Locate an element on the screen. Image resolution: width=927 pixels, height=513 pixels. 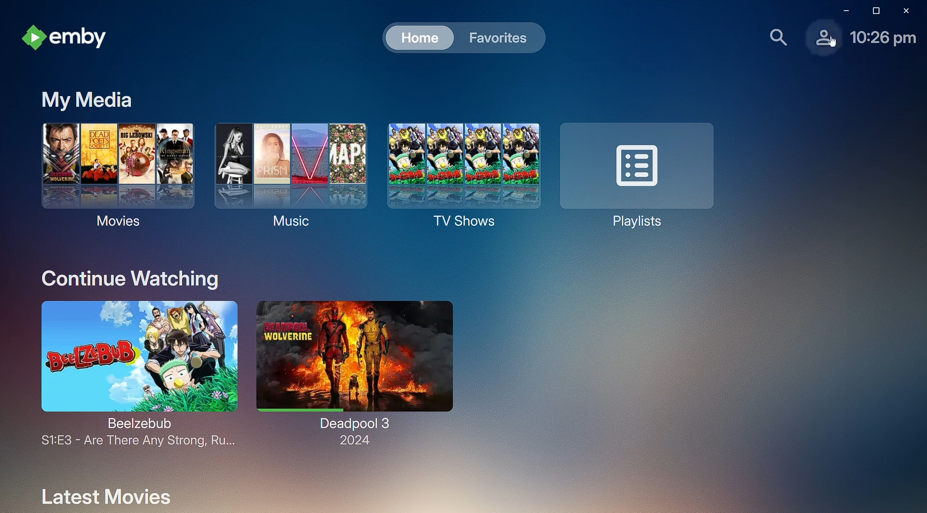
Deadpool 3 is located at coordinates (353, 370).